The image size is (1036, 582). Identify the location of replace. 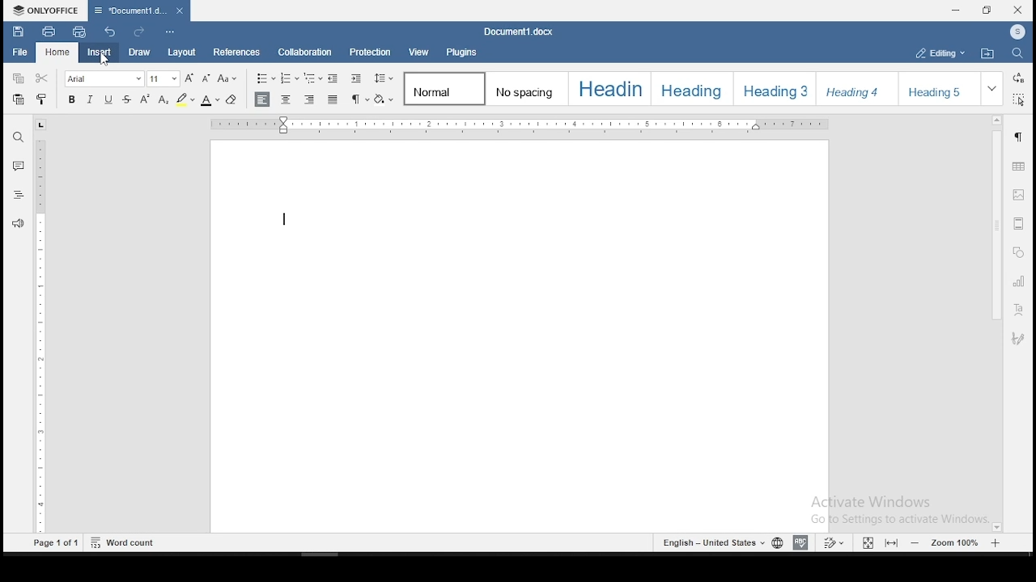
(1019, 78).